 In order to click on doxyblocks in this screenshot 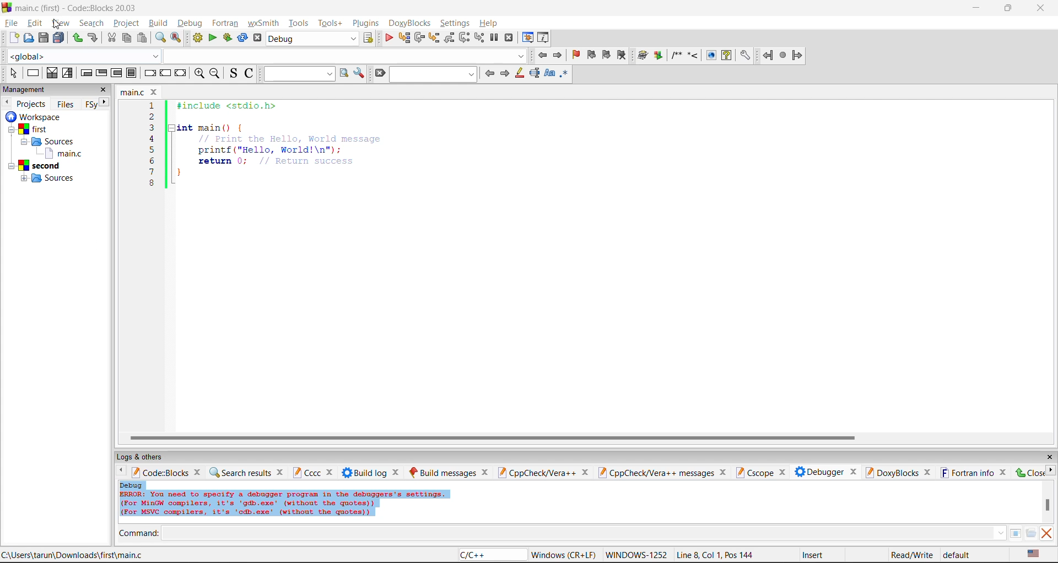, I will do `click(411, 22)`.